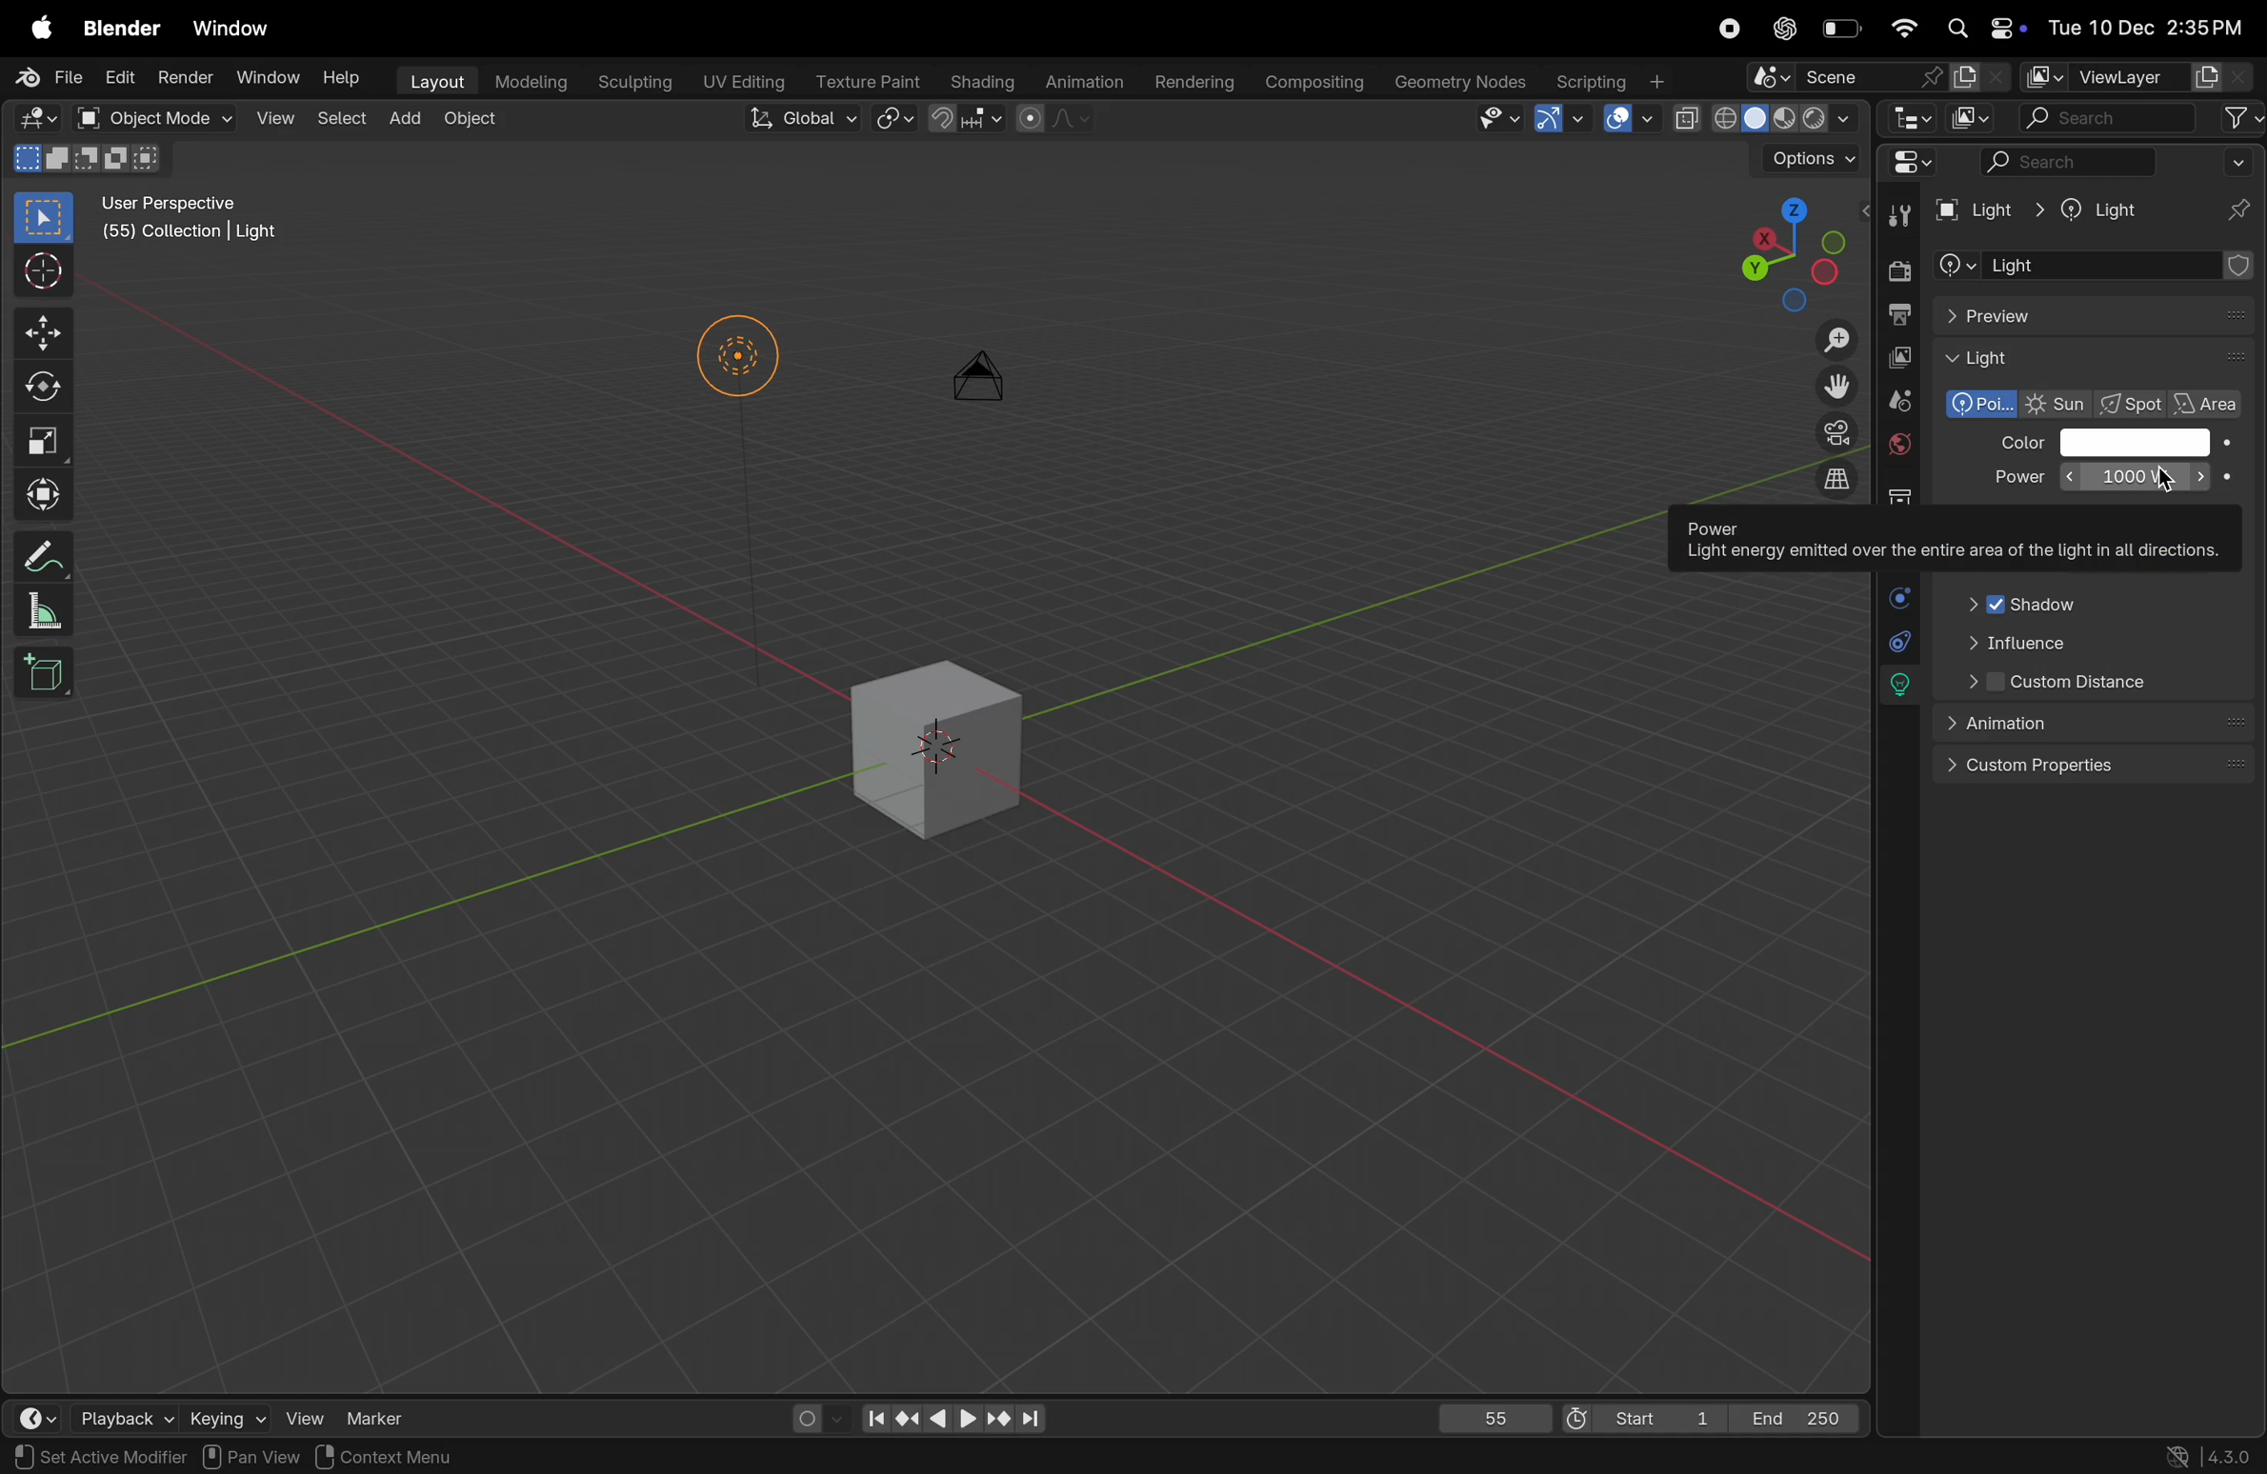  Describe the element at coordinates (941, 739) in the screenshot. I see `3d cube` at that location.